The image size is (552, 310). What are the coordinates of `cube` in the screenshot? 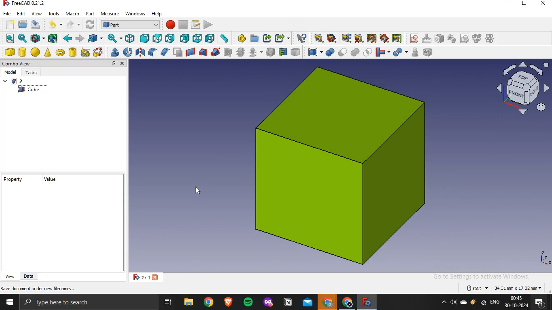 It's located at (9, 51).